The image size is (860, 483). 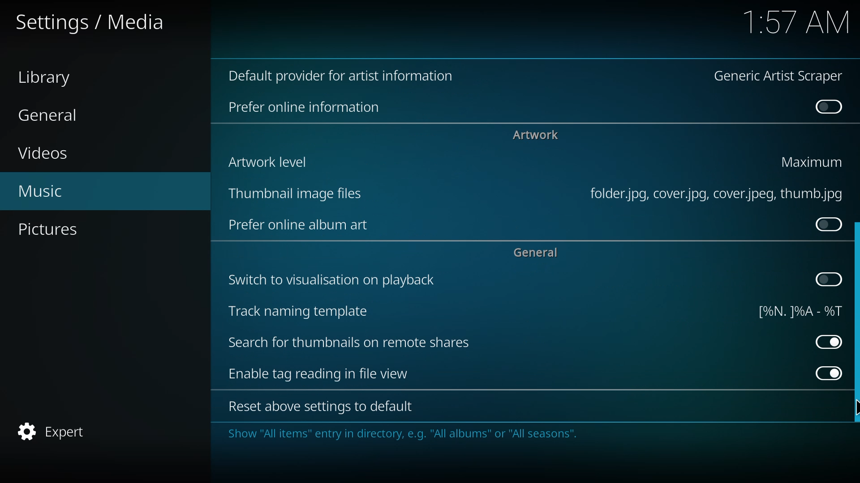 I want to click on click to enable, so click(x=826, y=278).